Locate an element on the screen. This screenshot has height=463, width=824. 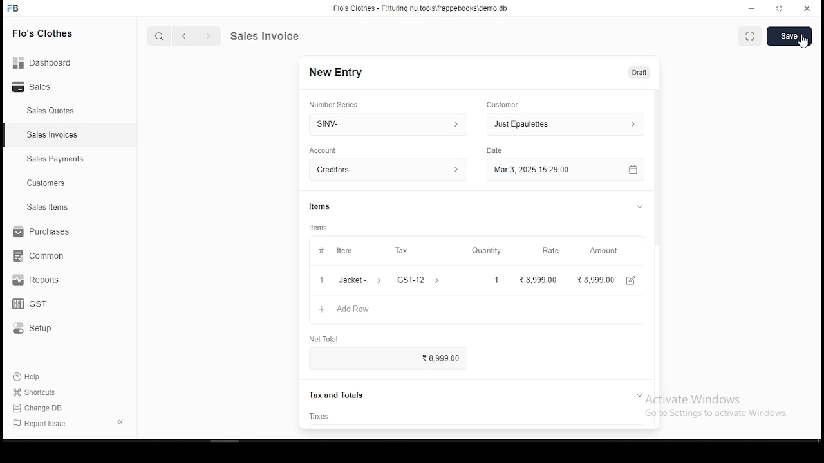
sales is located at coordinates (41, 87).